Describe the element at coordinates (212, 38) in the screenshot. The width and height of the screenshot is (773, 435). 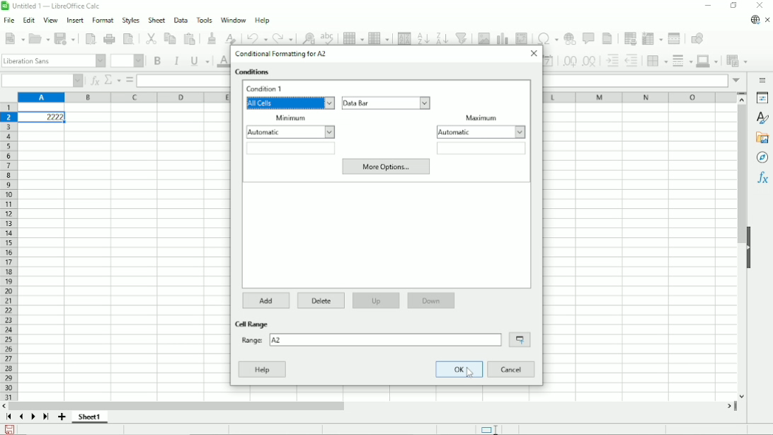
I see `Clone formatting` at that location.